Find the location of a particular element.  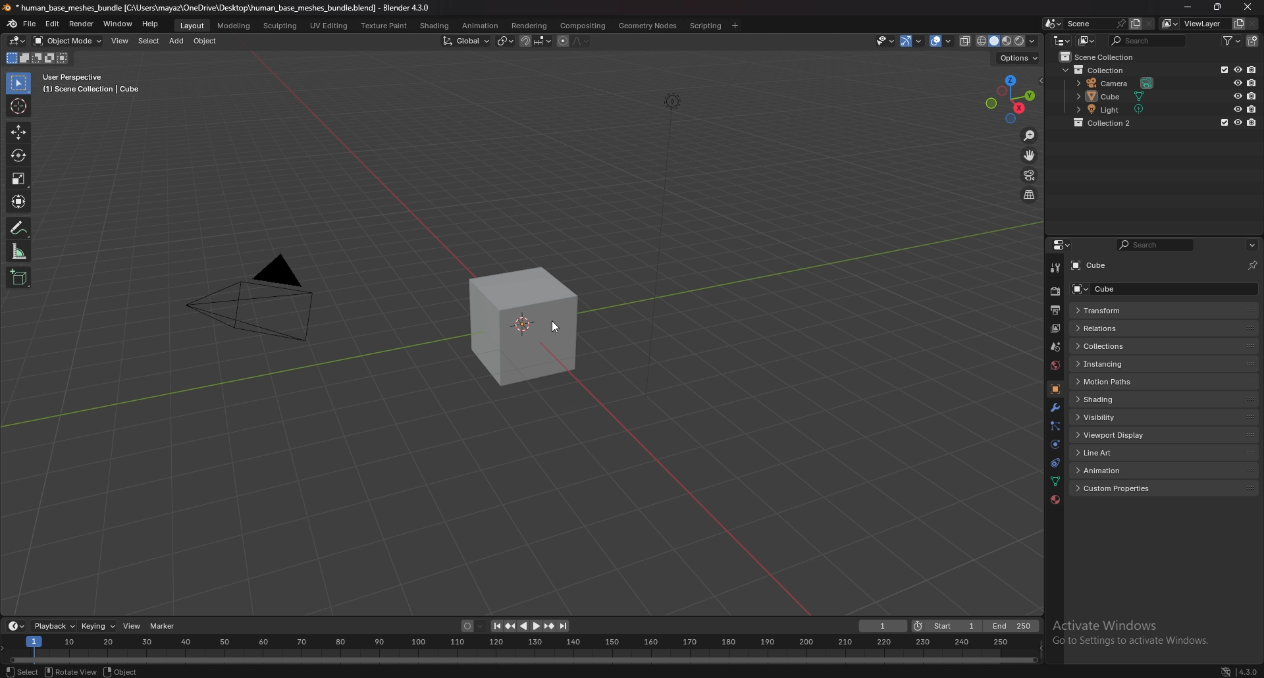

material is located at coordinates (1055, 499).